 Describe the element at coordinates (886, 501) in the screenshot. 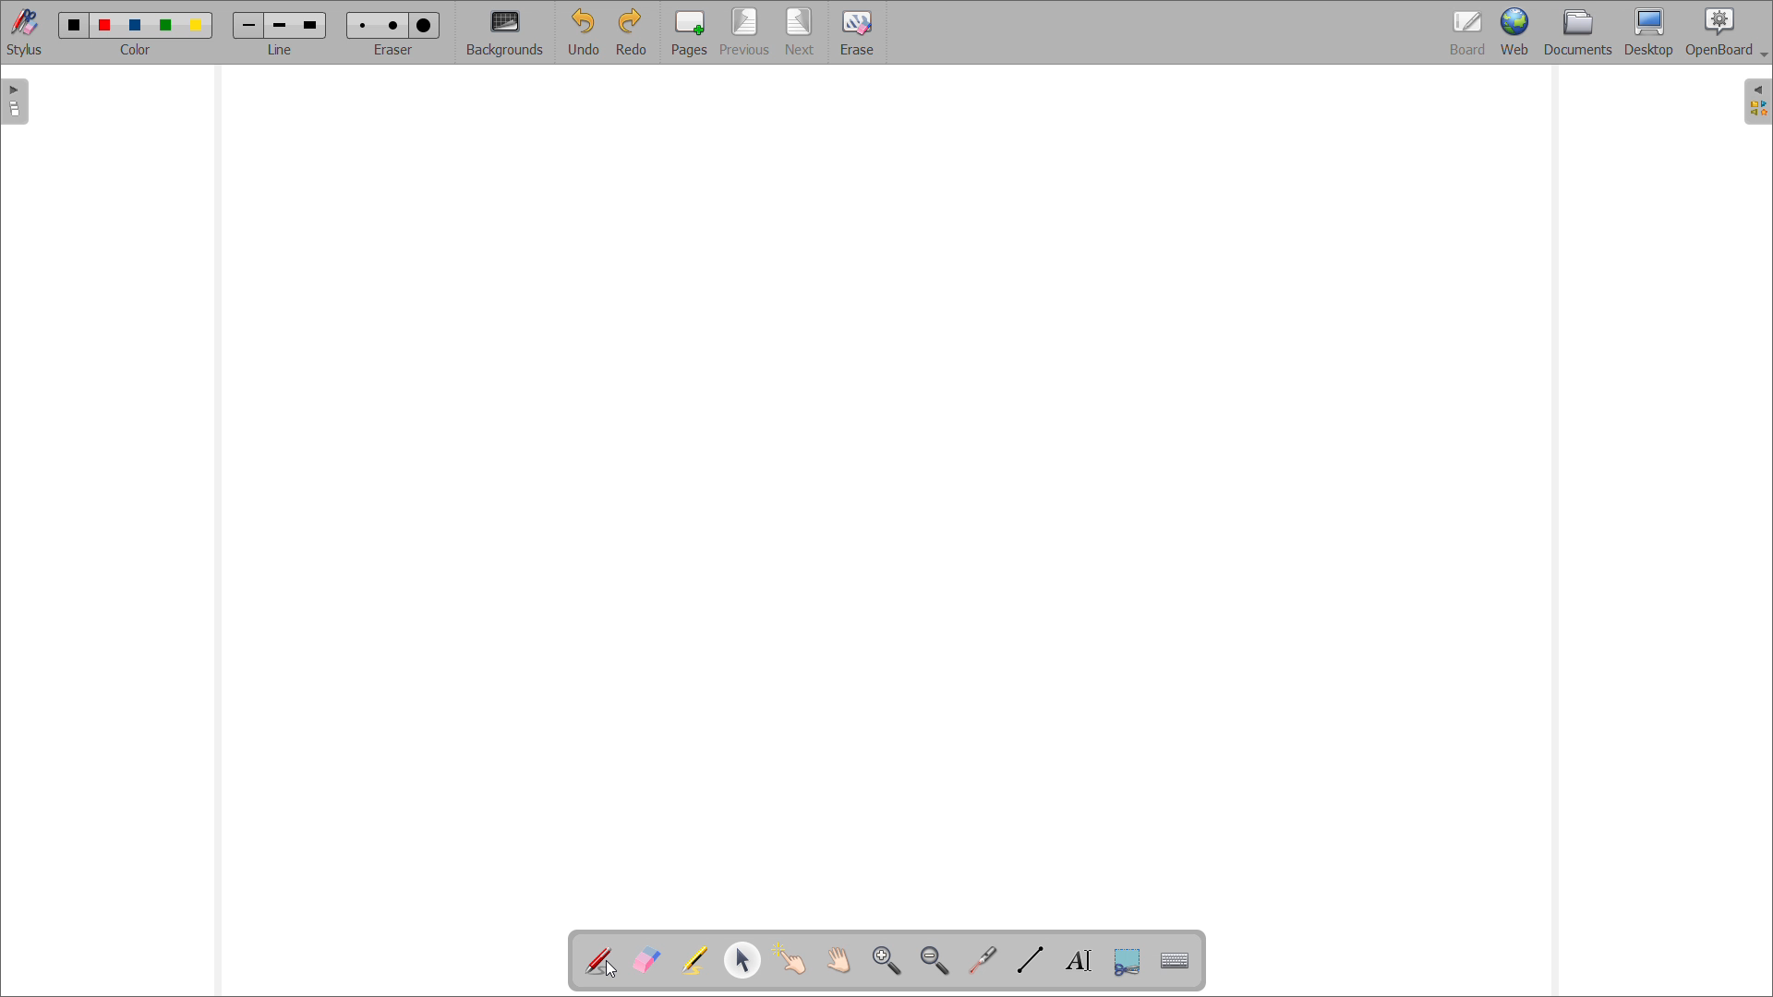

I see `board space` at that location.